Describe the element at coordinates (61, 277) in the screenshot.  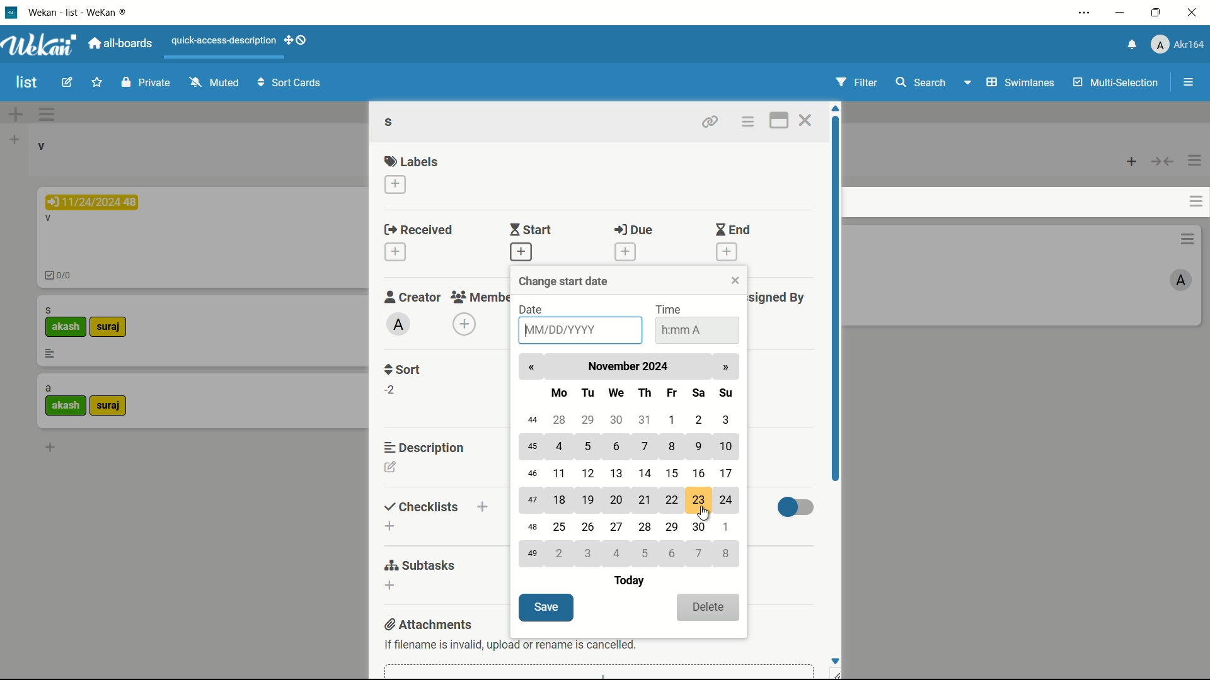
I see `checklist` at that location.